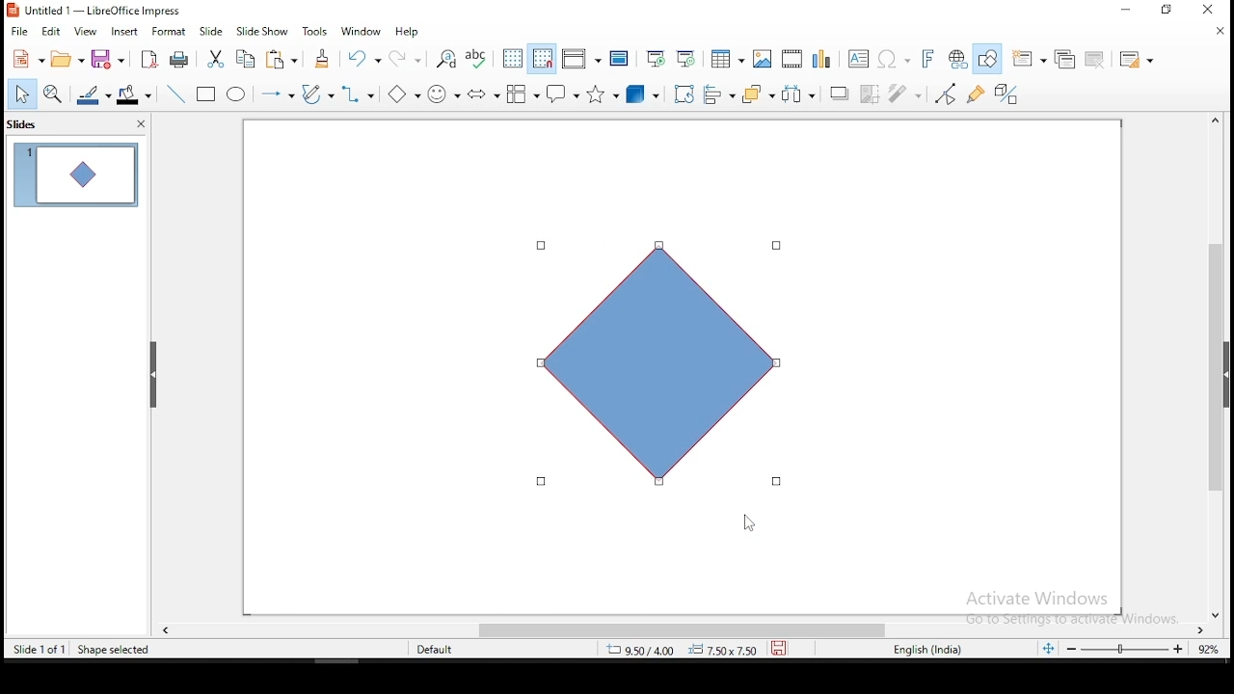 This screenshot has width=1234, height=694. I want to click on paste, so click(284, 61).